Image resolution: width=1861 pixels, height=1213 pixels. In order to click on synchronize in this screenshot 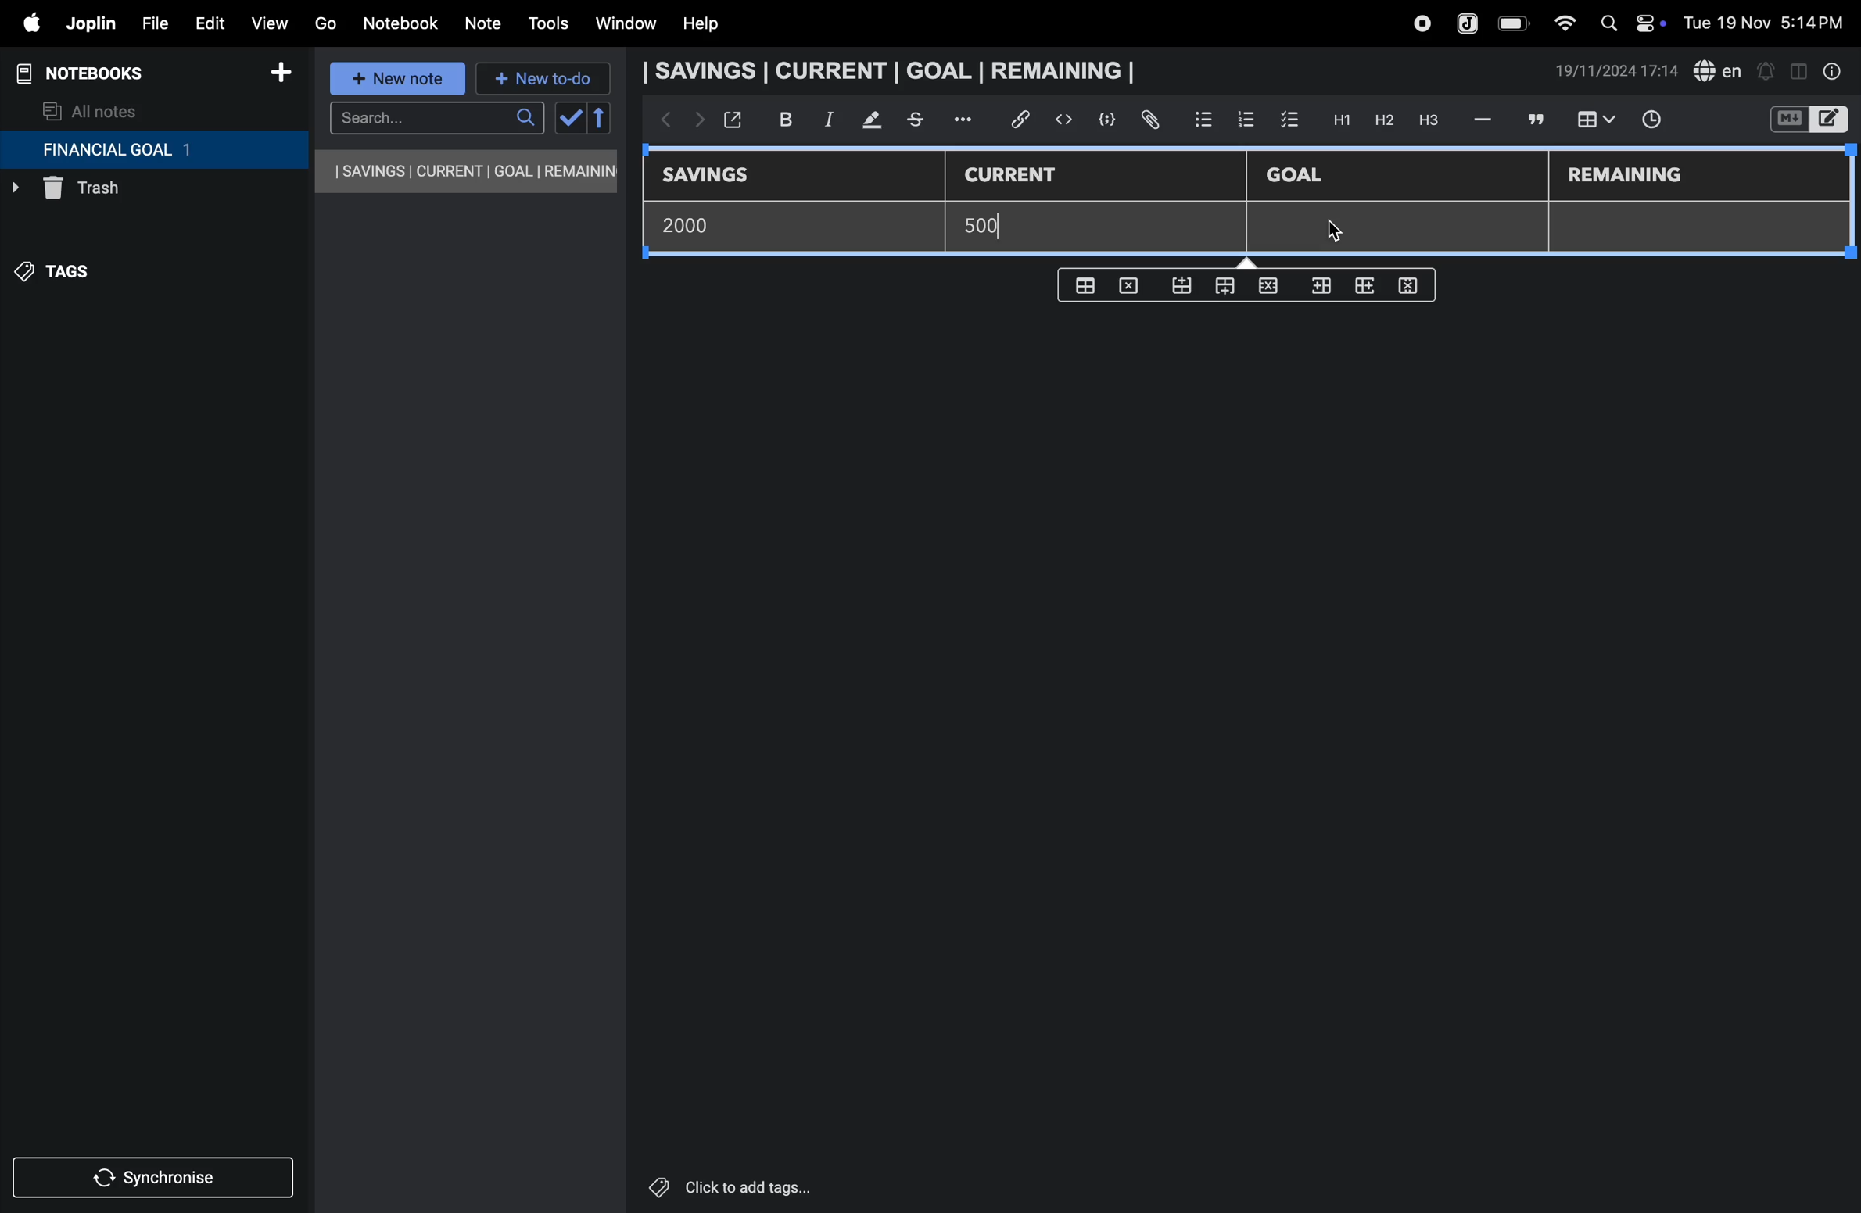, I will do `click(155, 1175)`.